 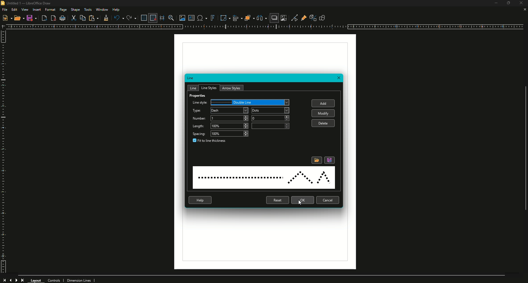 What do you see at coordinates (230, 110) in the screenshot?
I see `Dash` at bounding box center [230, 110].